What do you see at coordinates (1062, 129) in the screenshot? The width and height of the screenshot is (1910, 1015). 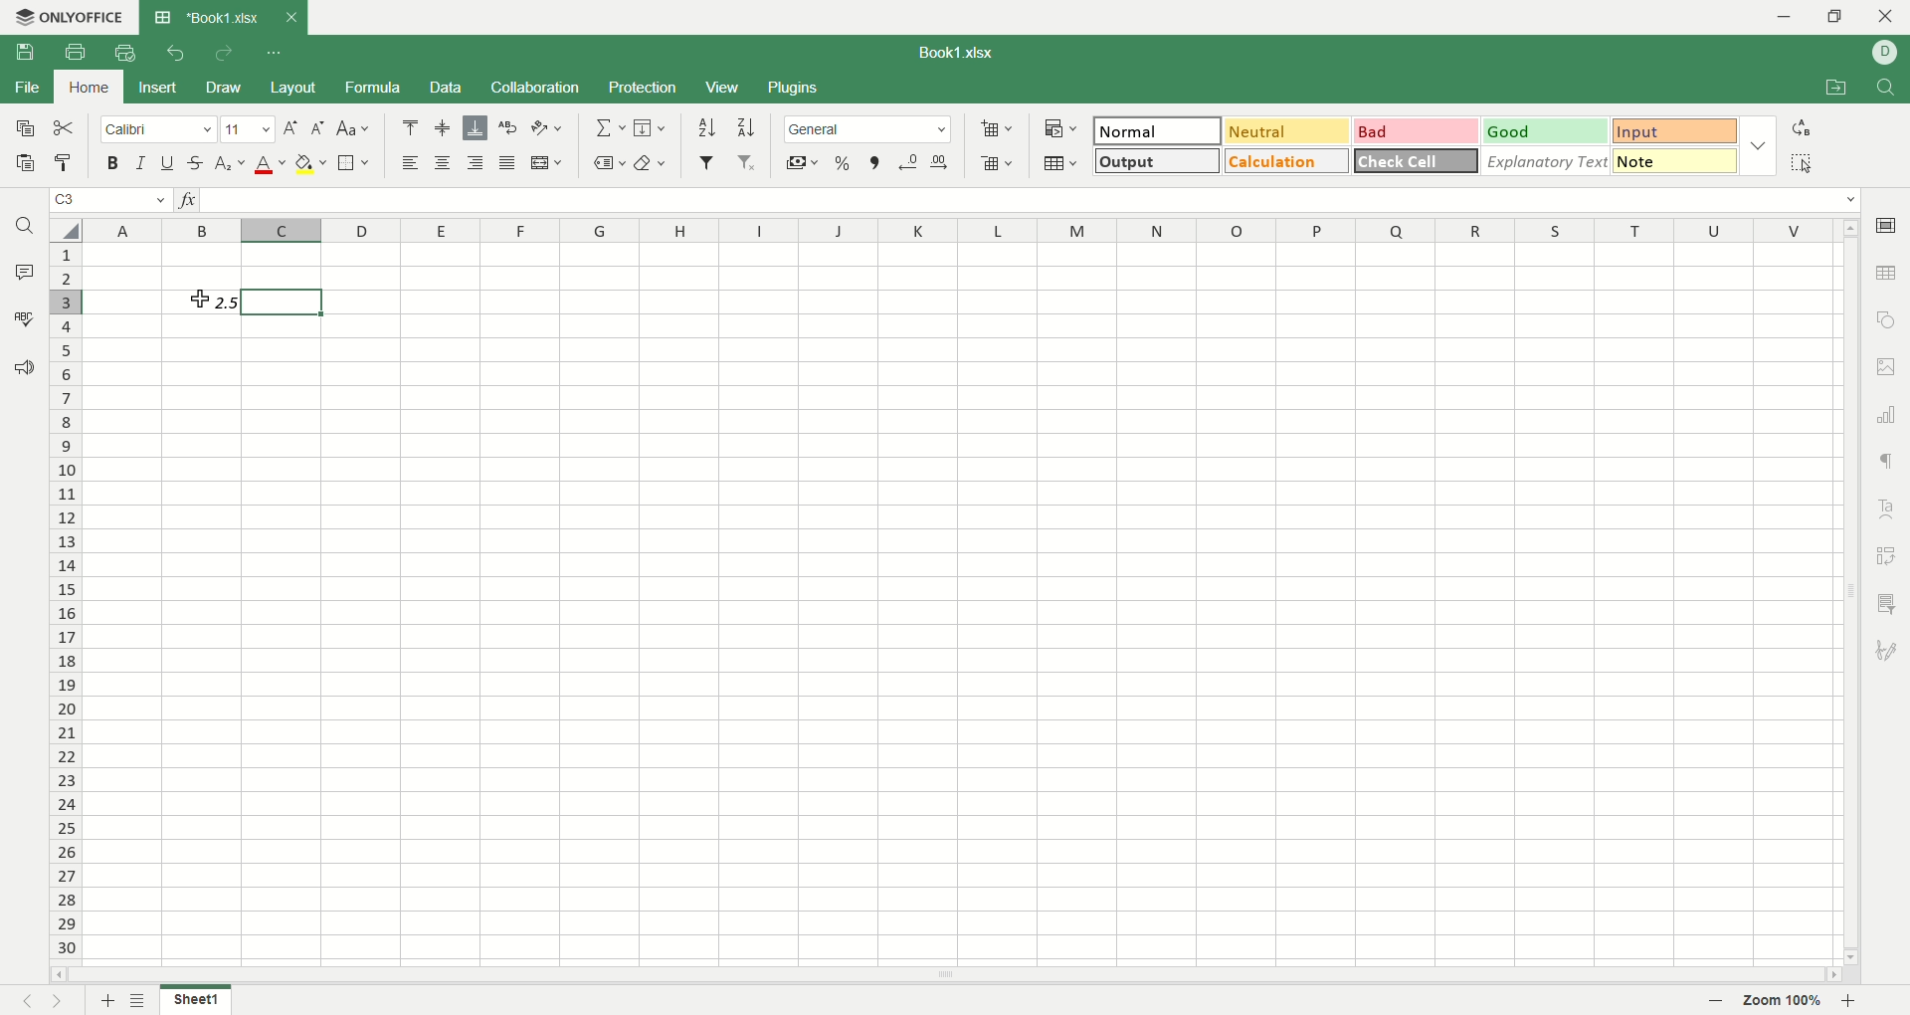 I see `conditional formatting` at bounding box center [1062, 129].